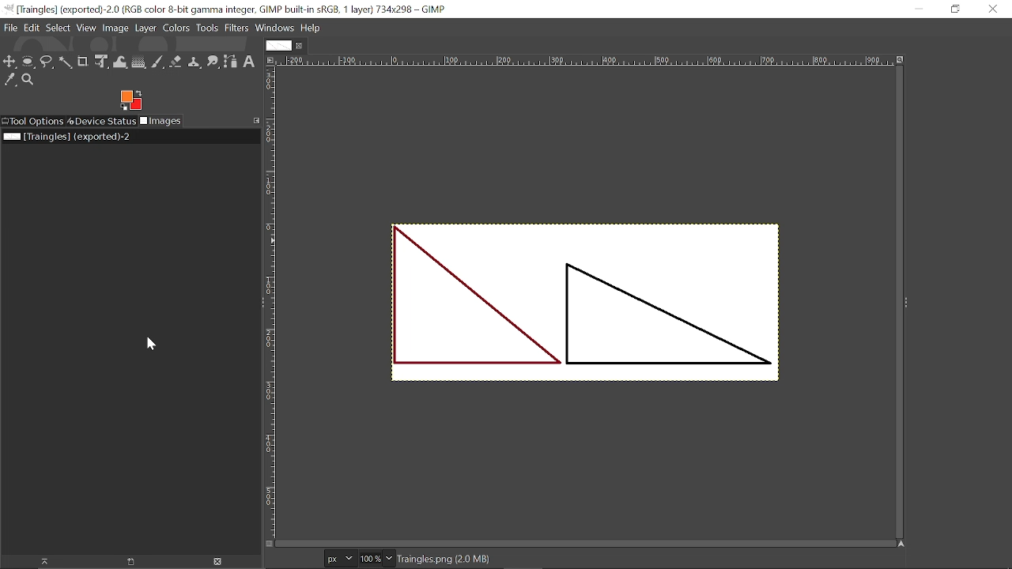 This screenshot has width=1012, height=569. I want to click on Select, so click(59, 28).